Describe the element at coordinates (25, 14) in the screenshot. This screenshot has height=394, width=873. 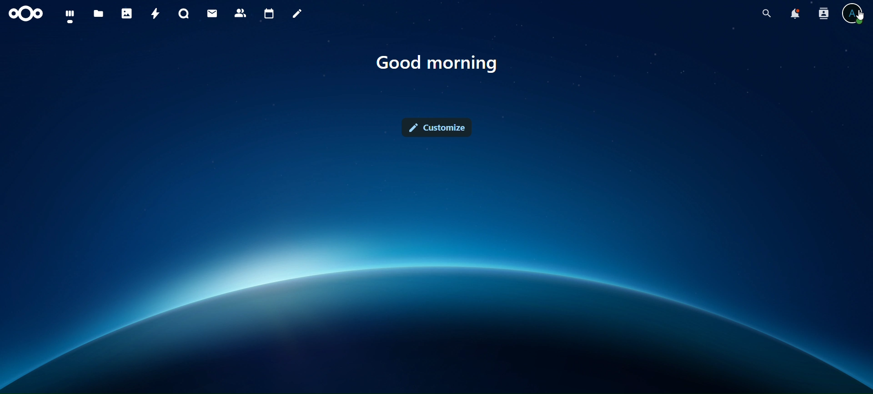
I see `icon` at that location.